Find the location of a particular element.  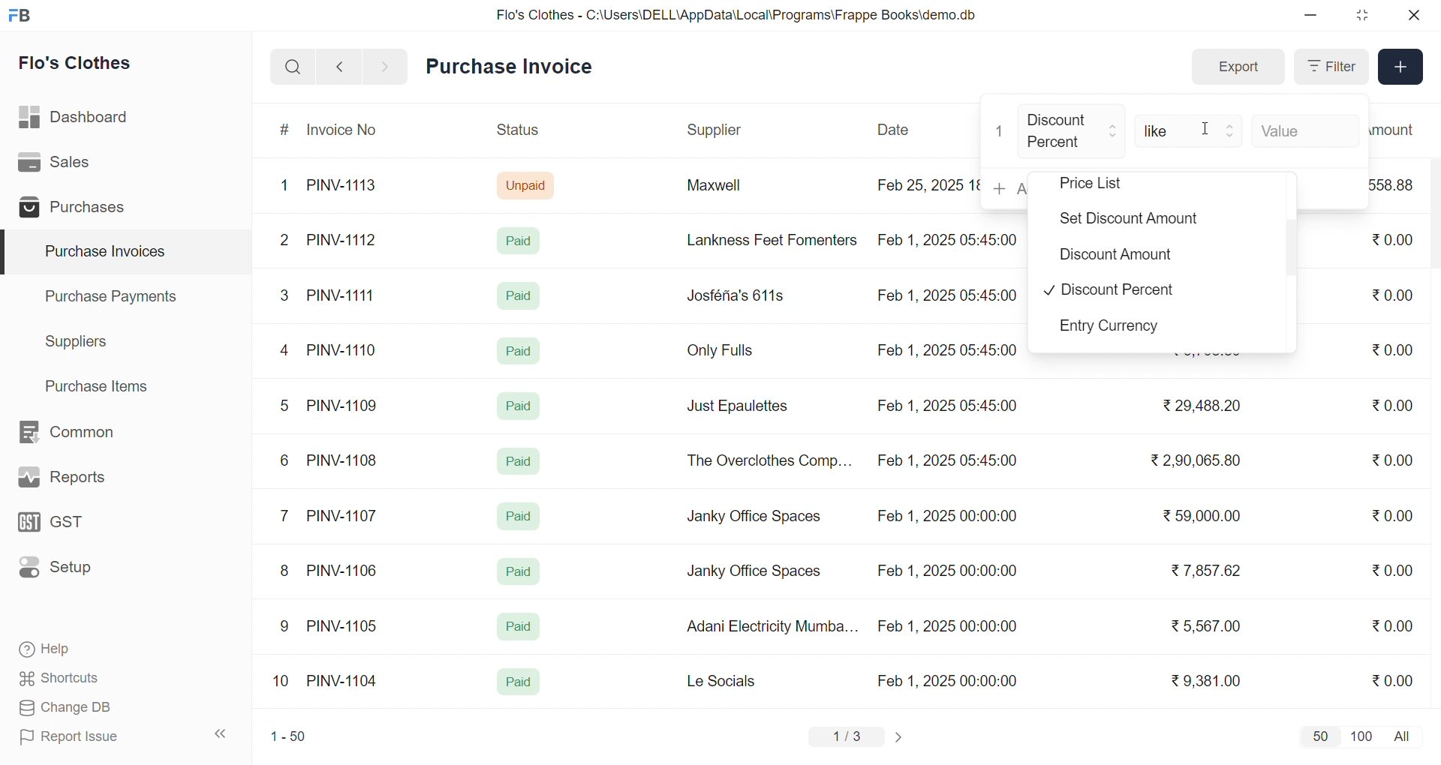

Janky Office Spaces is located at coordinates (755, 517).